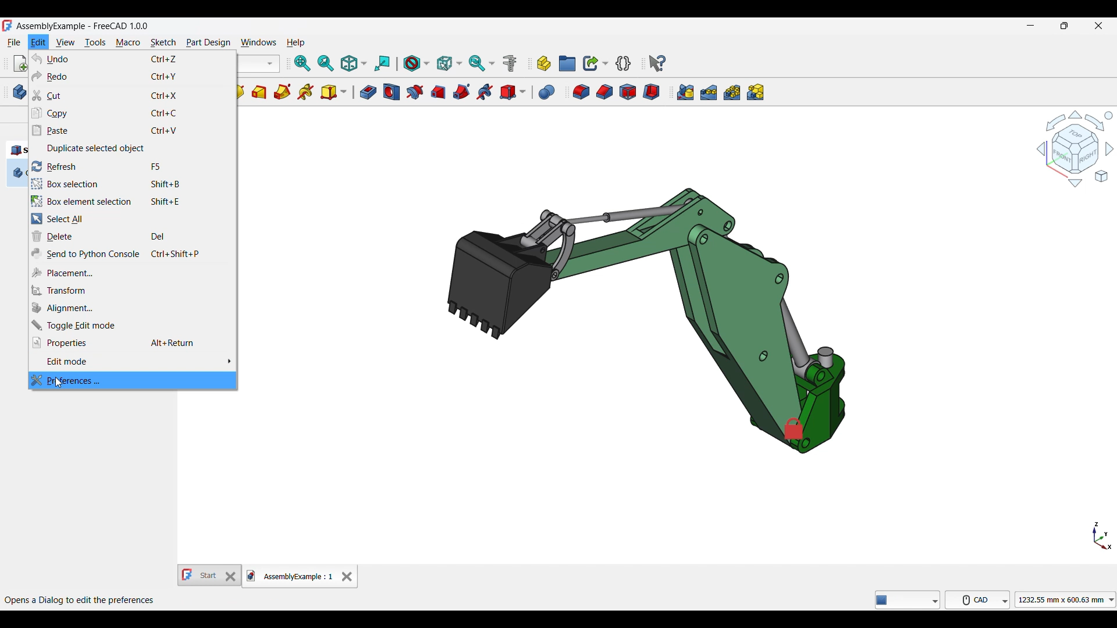 This screenshot has width=1117, height=628. I want to click on Properties, so click(133, 343).